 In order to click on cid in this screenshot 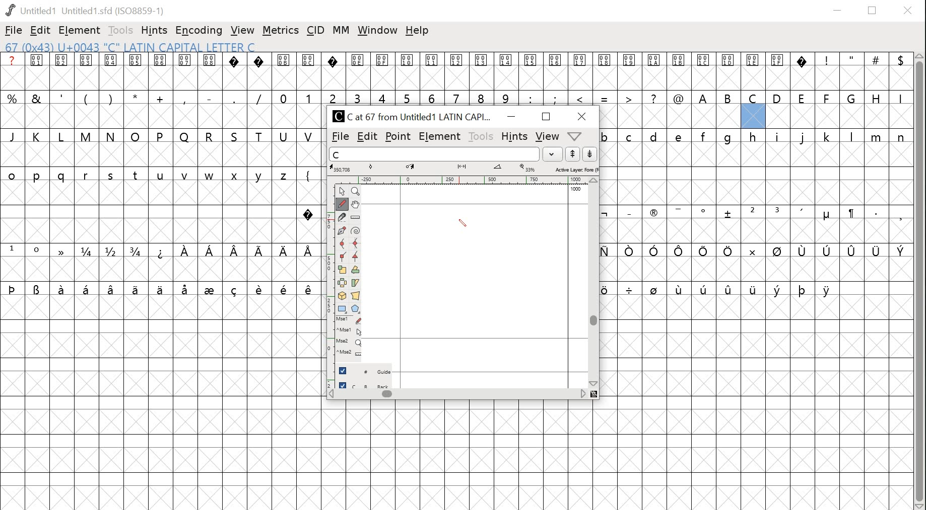, I will do `click(315, 29)`.